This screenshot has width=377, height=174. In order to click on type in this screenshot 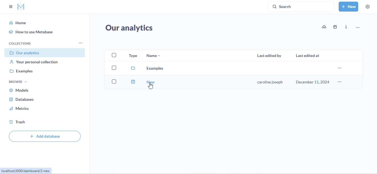, I will do `click(134, 56)`.